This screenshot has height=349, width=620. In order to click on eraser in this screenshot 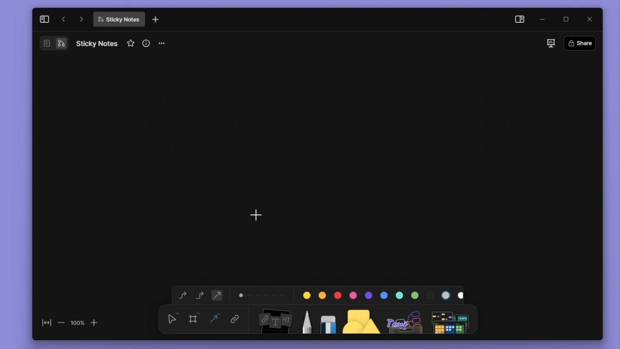, I will do `click(326, 318)`.